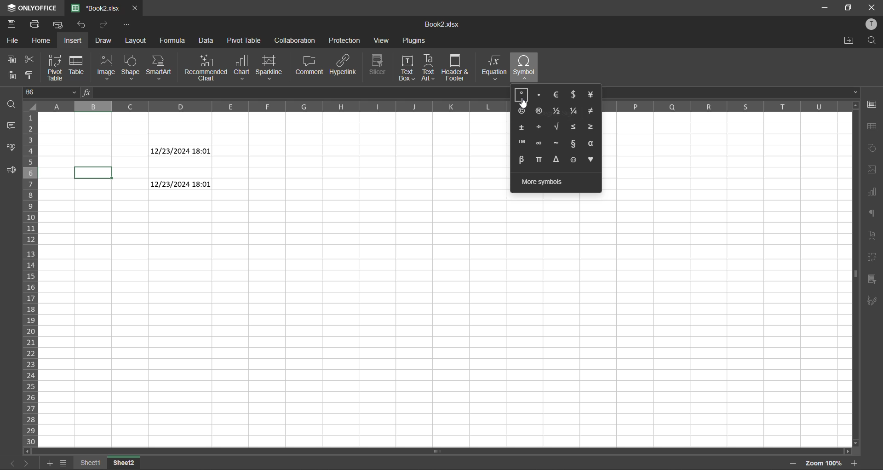  Describe the element at coordinates (131, 68) in the screenshot. I see `shape` at that location.